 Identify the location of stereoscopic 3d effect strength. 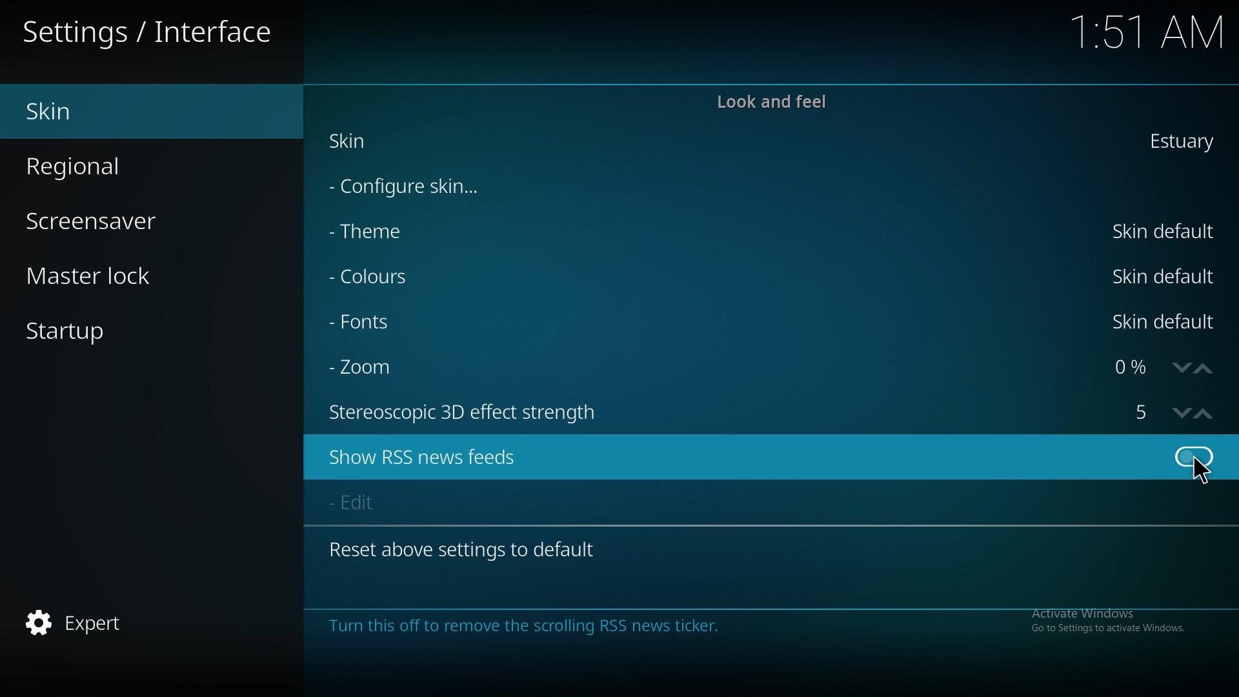
(1144, 412).